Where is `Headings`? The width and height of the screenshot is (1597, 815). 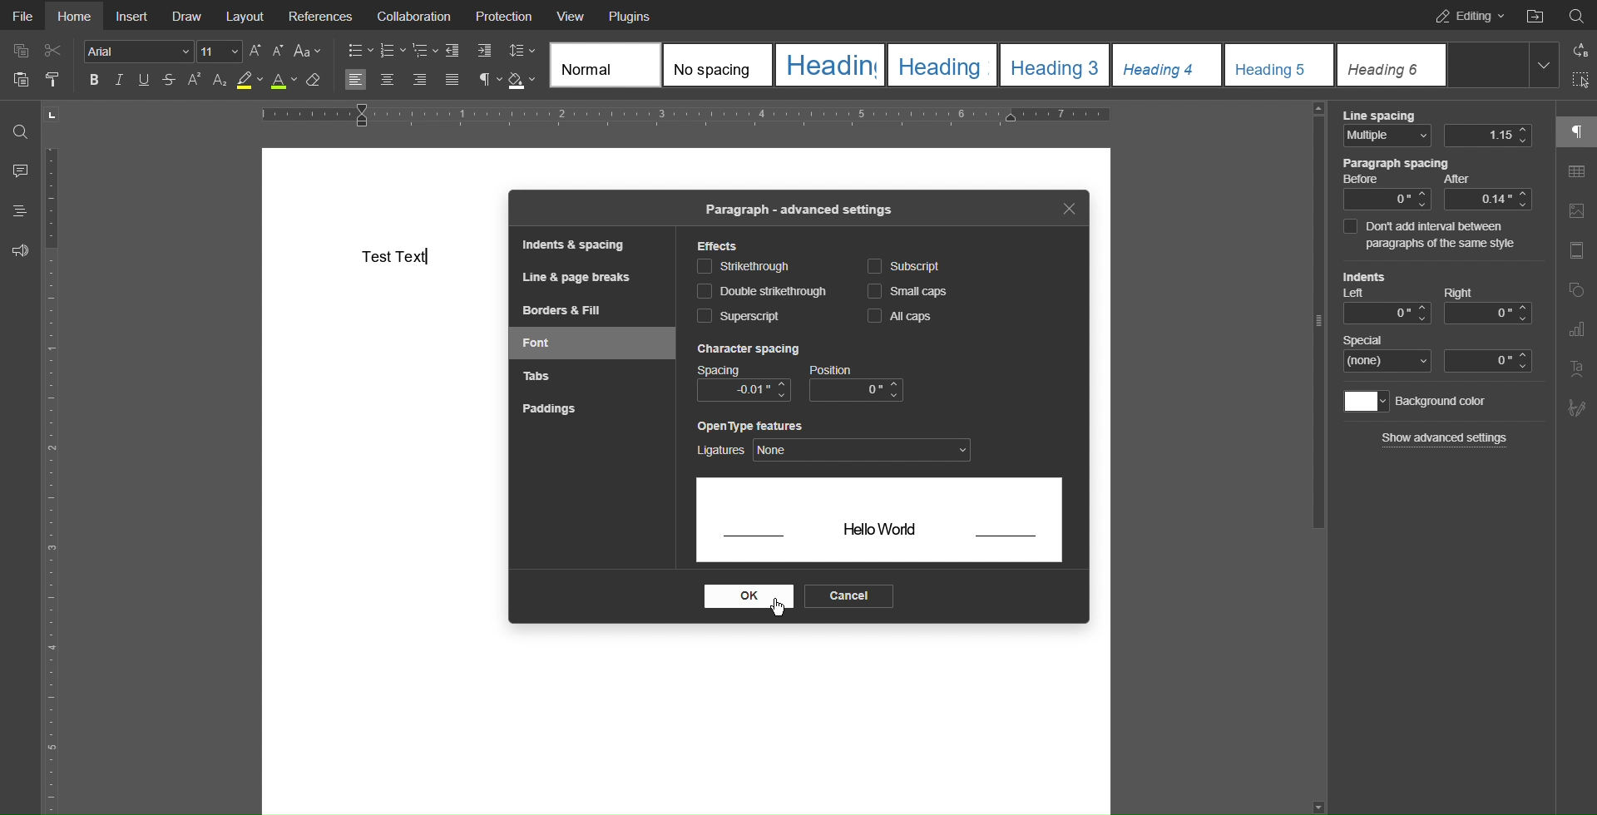
Headings is located at coordinates (19, 210).